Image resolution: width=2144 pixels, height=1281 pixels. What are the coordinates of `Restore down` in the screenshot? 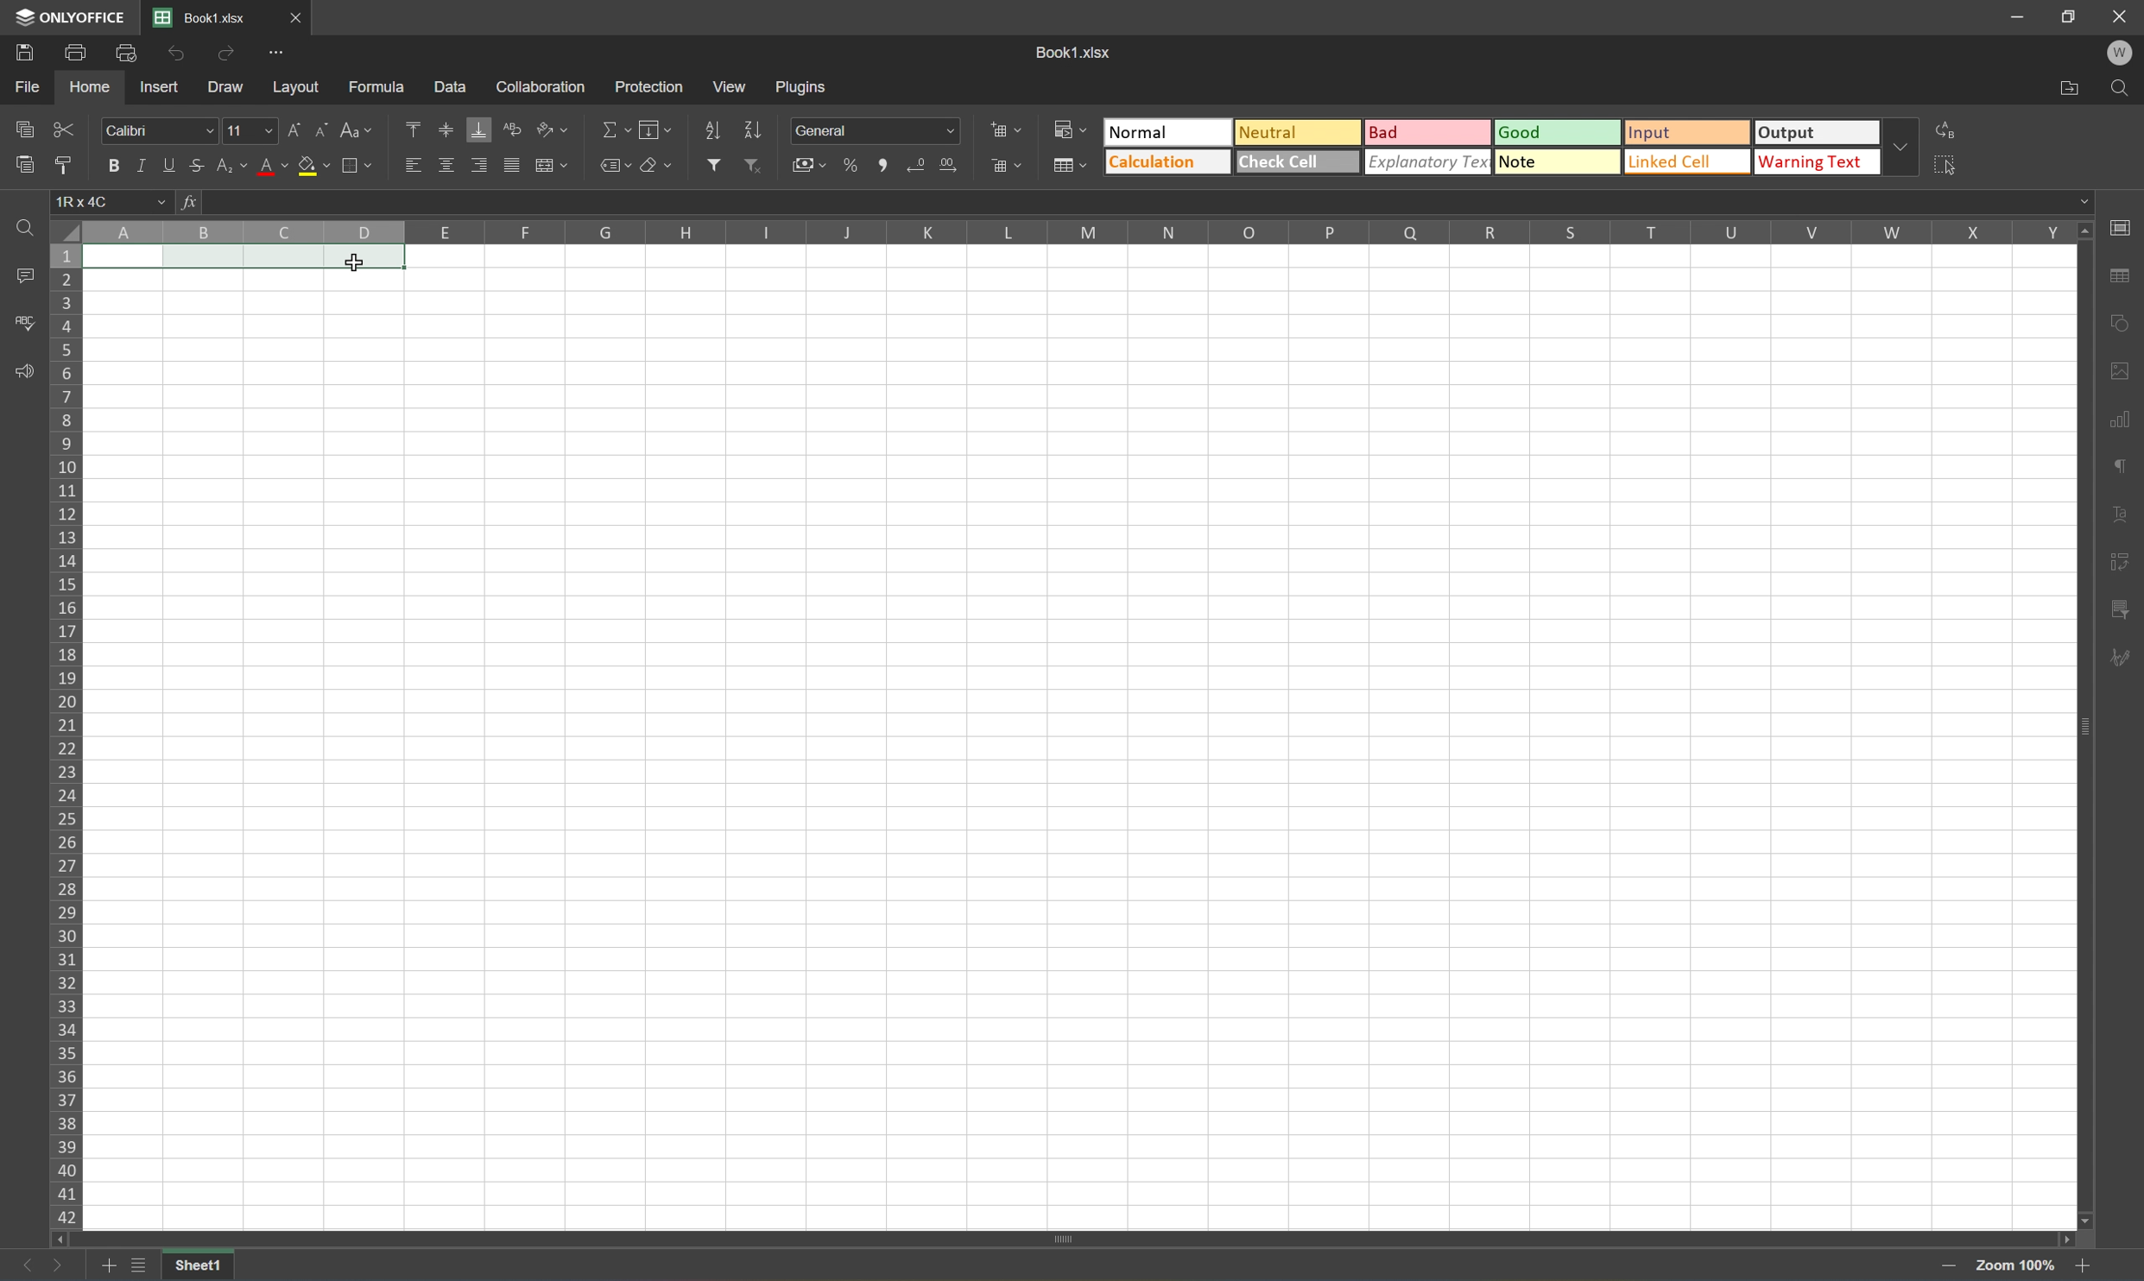 It's located at (2069, 16).